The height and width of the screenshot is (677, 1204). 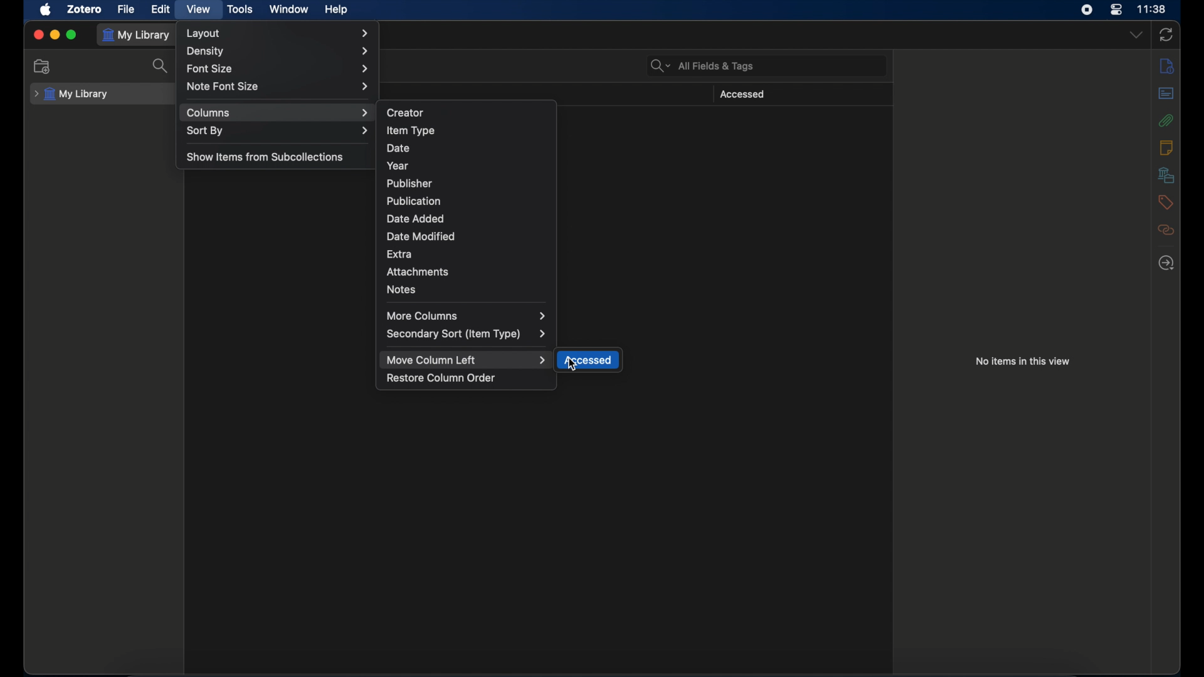 What do you see at coordinates (1116, 9) in the screenshot?
I see `control center` at bounding box center [1116, 9].